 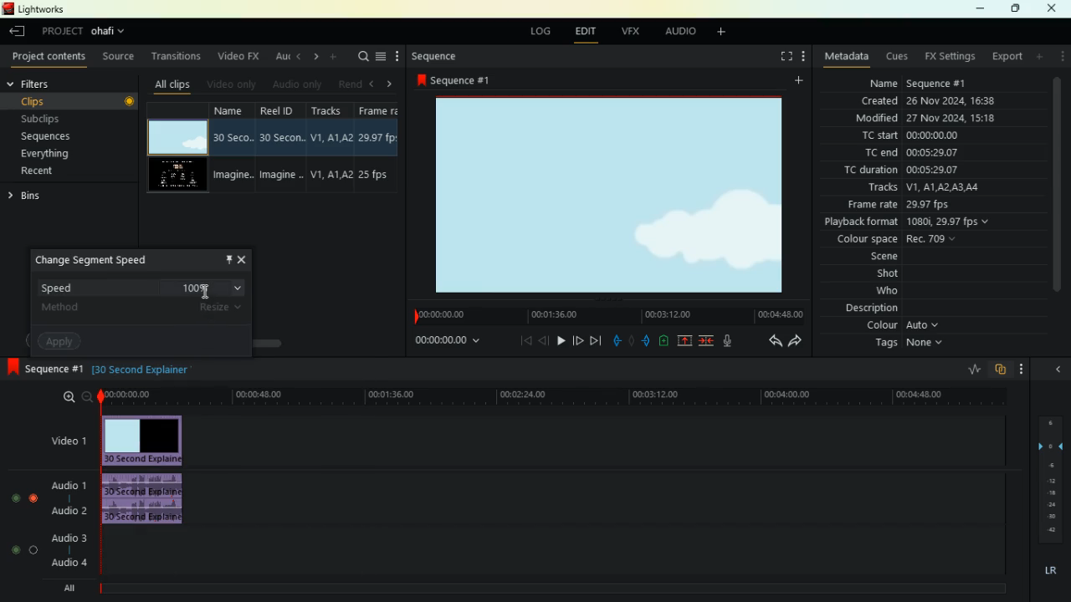 I want to click on all clips, so click(x=176, y=84).